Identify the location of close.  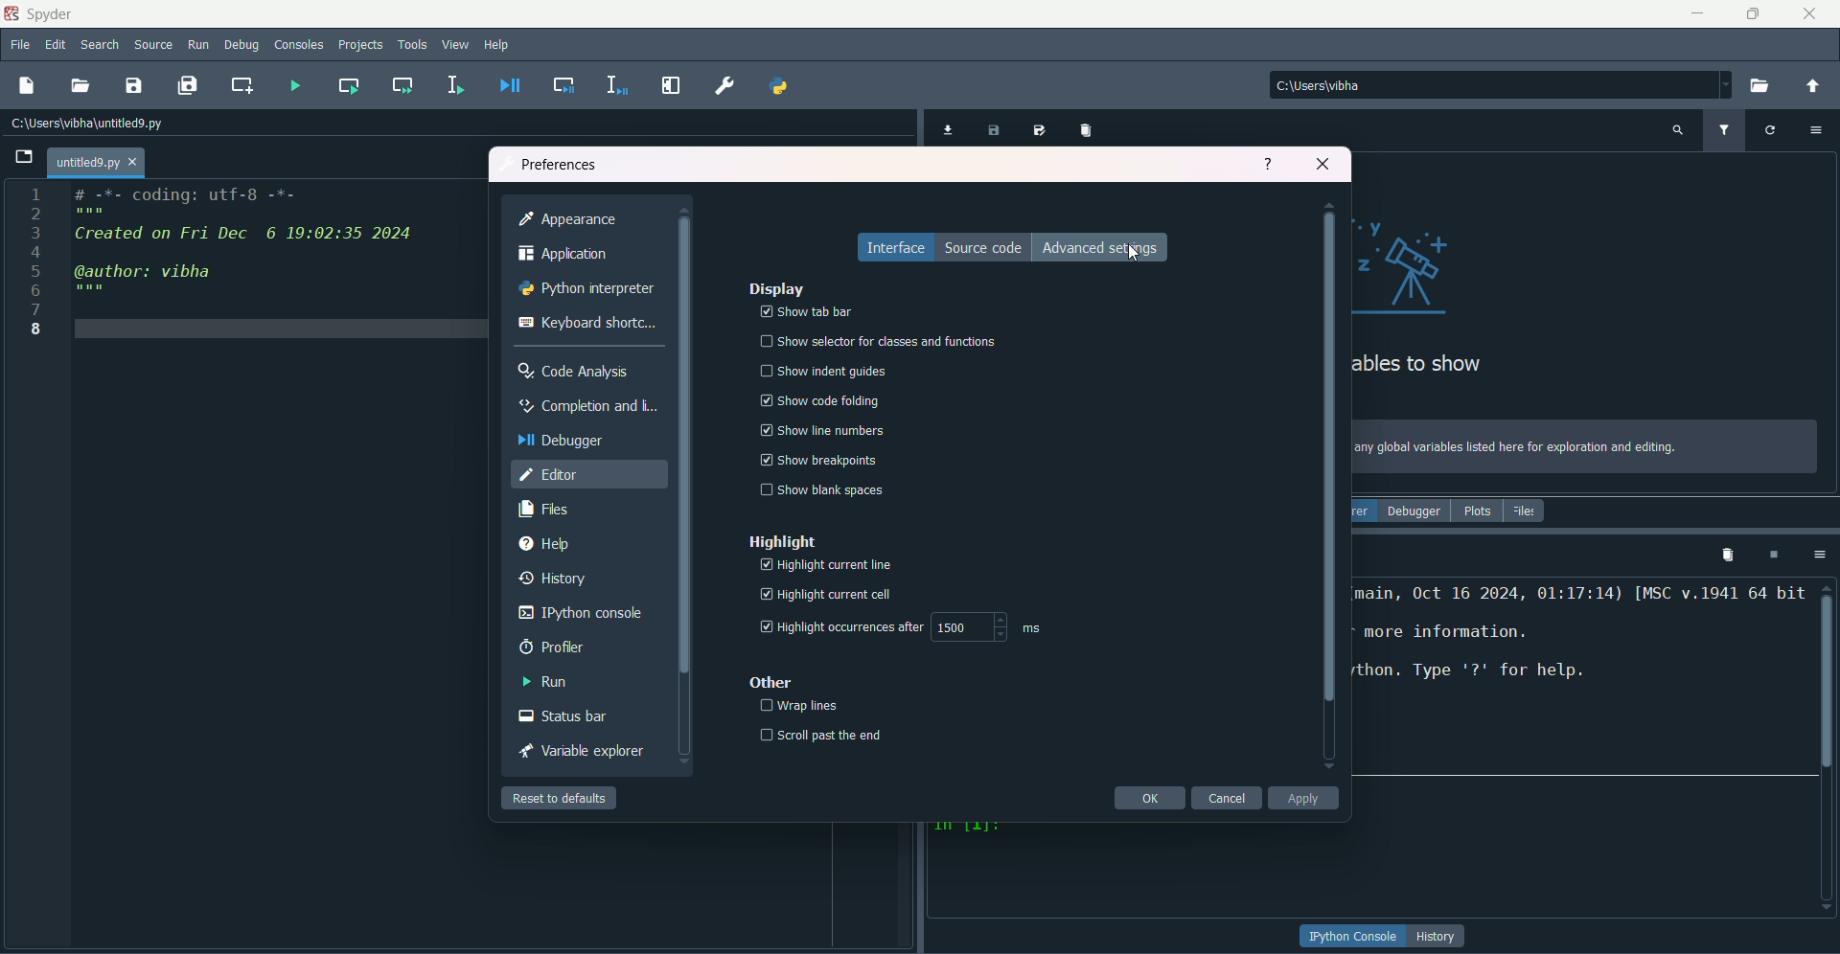
(1323, 162).